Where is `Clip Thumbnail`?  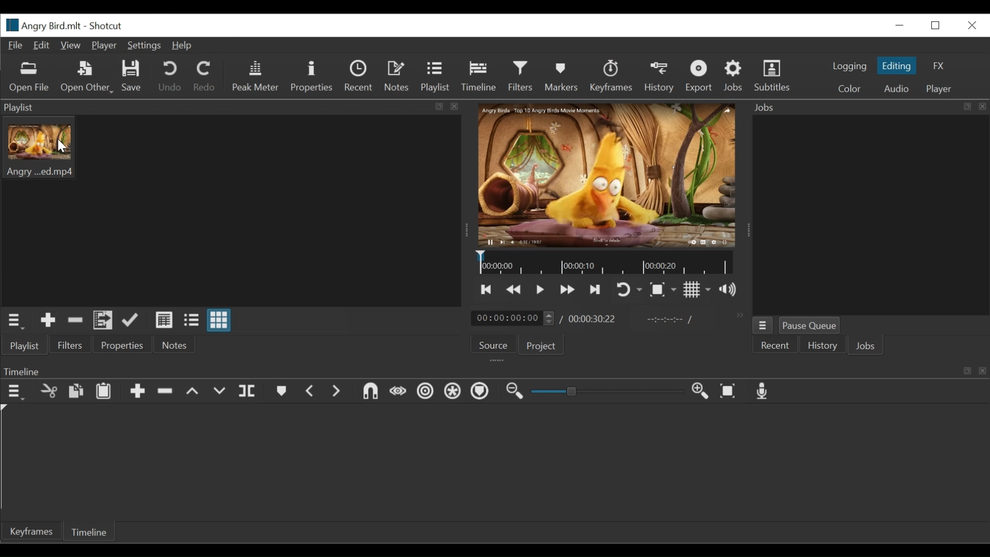
Clip Thumbnail is located at coordinates (232, 210).